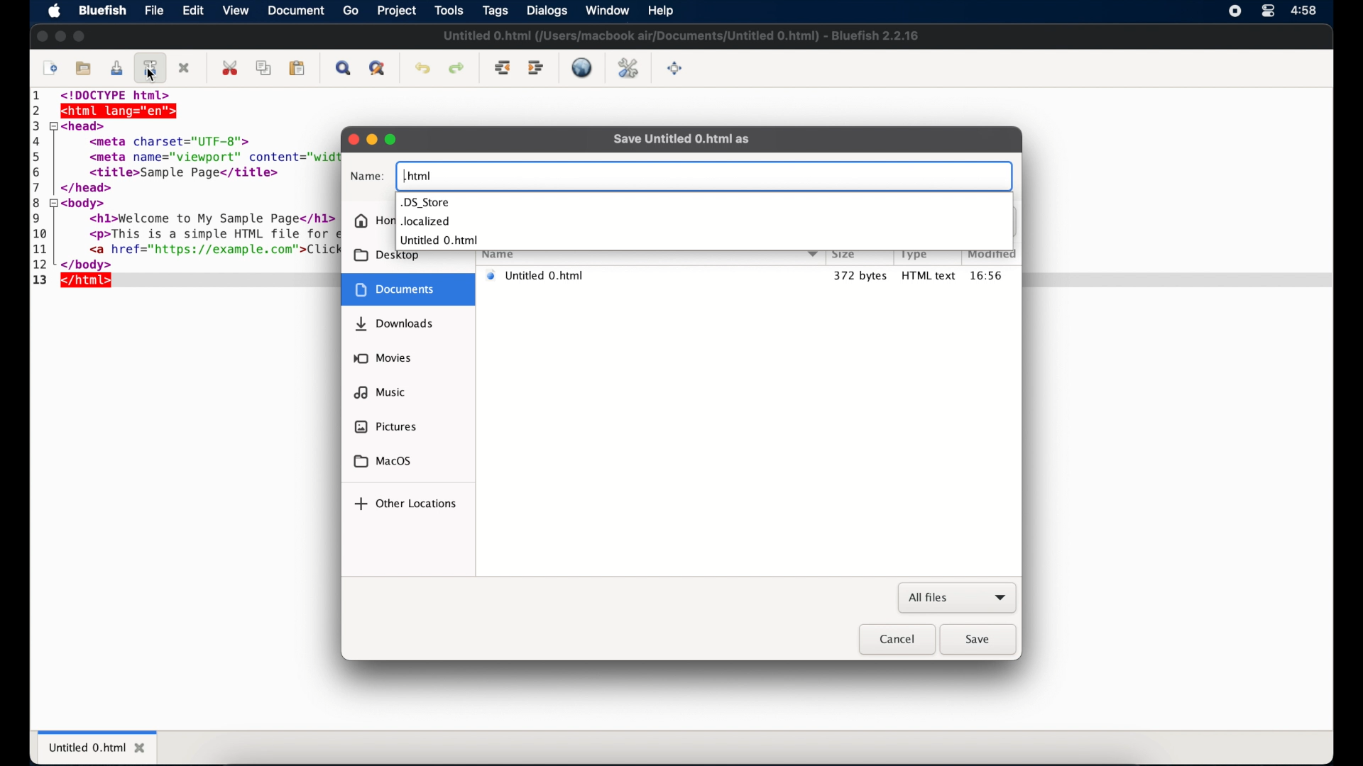 This screenshot has height=766, width=1363. I want to click on 9, so click(37, 218).